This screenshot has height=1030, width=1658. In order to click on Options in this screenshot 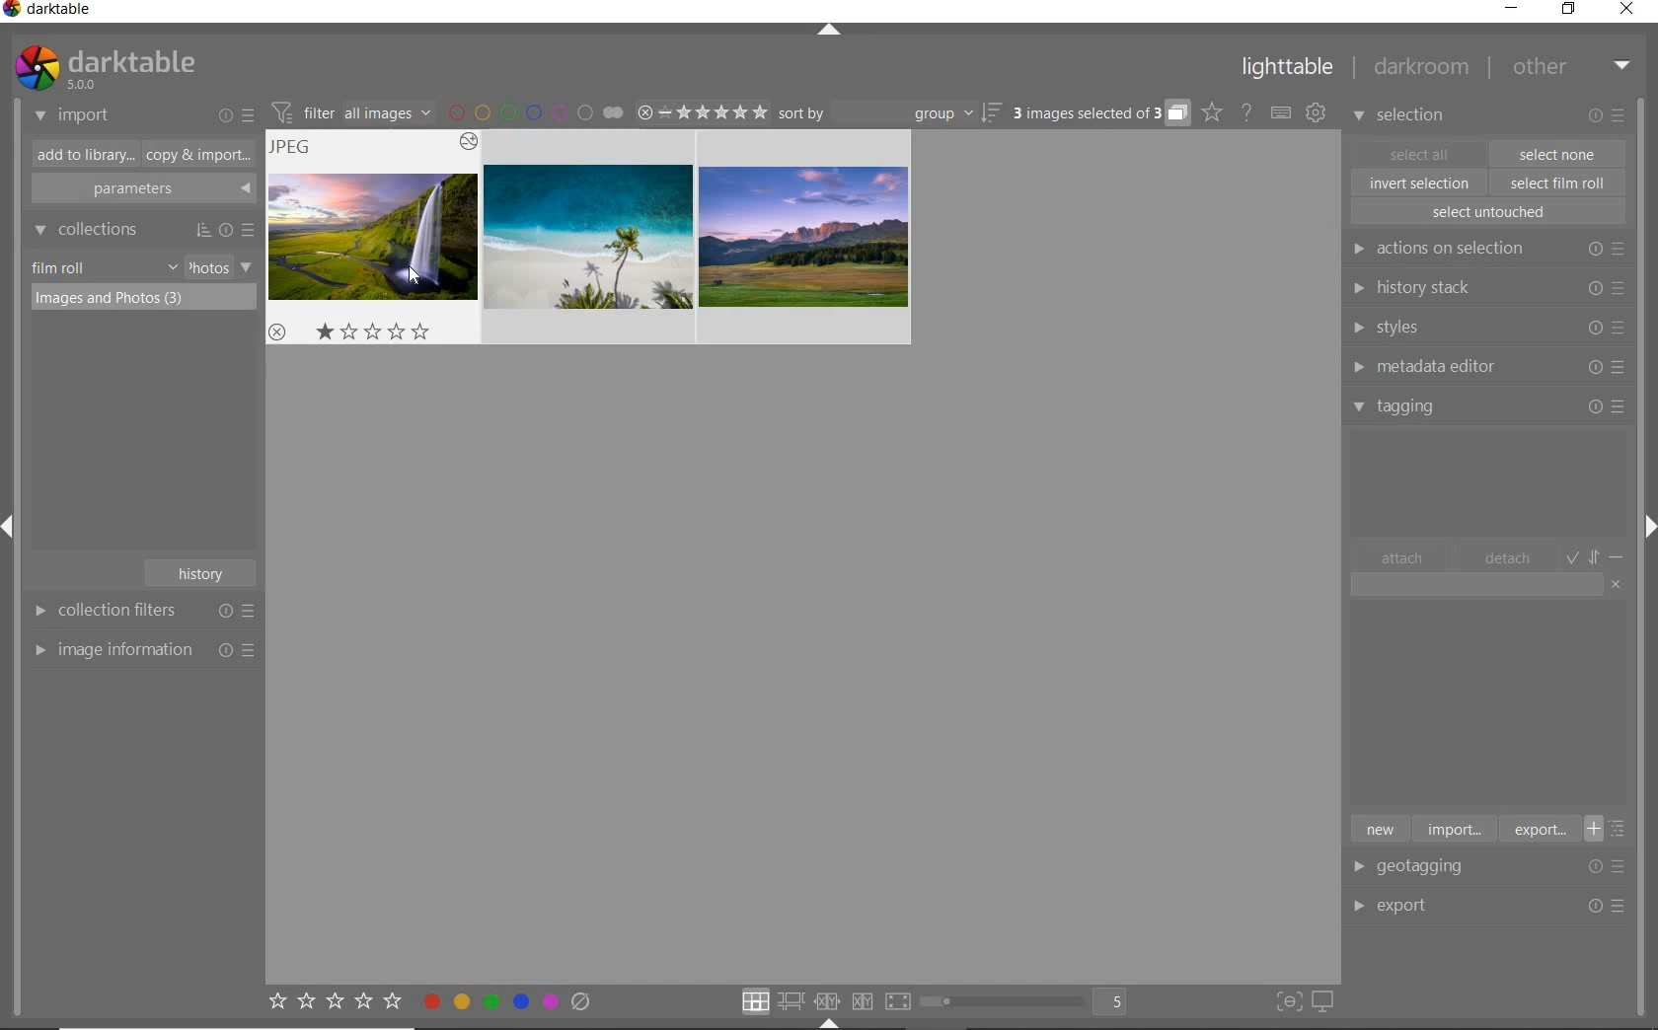, I will do `click(1613, 866)`.